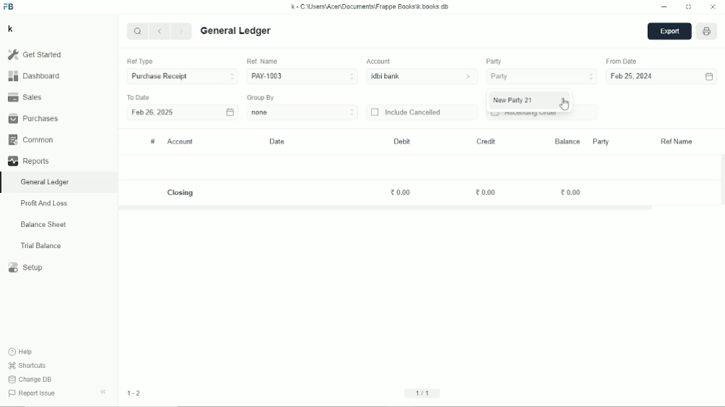 This screenshot has height=407, width=725. I want to click on Reports, so click(28, 161).